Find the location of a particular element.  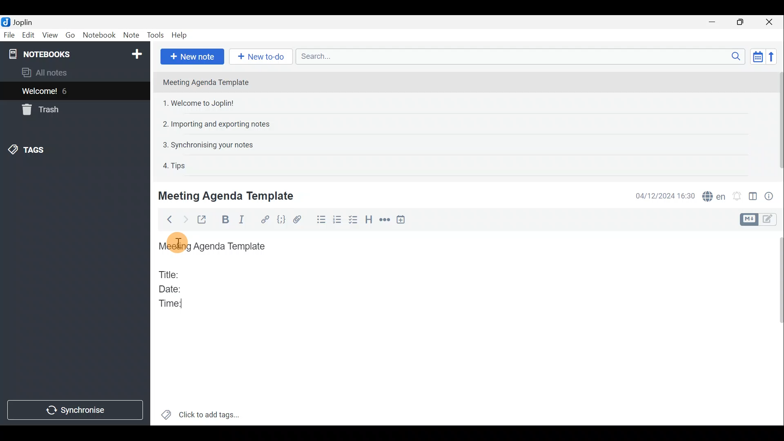

Toggle external editing is located at coordinates (204, 220).